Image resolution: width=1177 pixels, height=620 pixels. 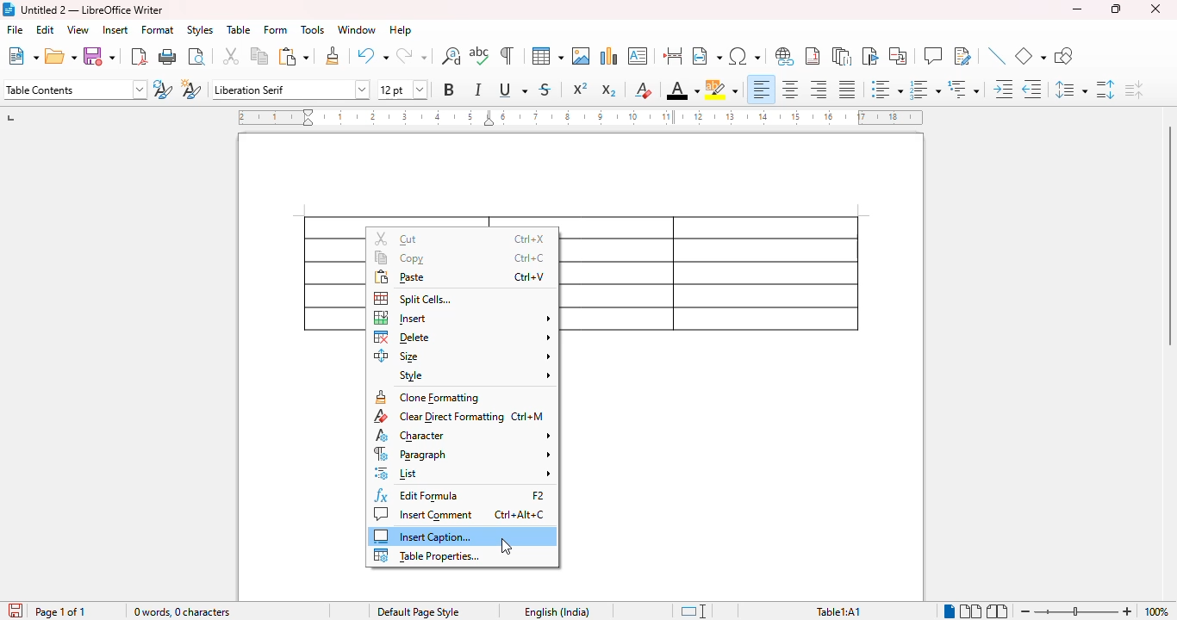 What do you see at coordinates (848, 90) in the screenshot?
I see `justified` at bounding box center [848, 90].